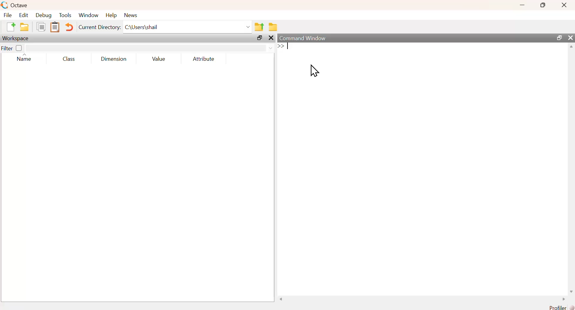 Image resolution: width=575 pixels, height=310 pixels. I want to click on Octave, so click(20, 5).